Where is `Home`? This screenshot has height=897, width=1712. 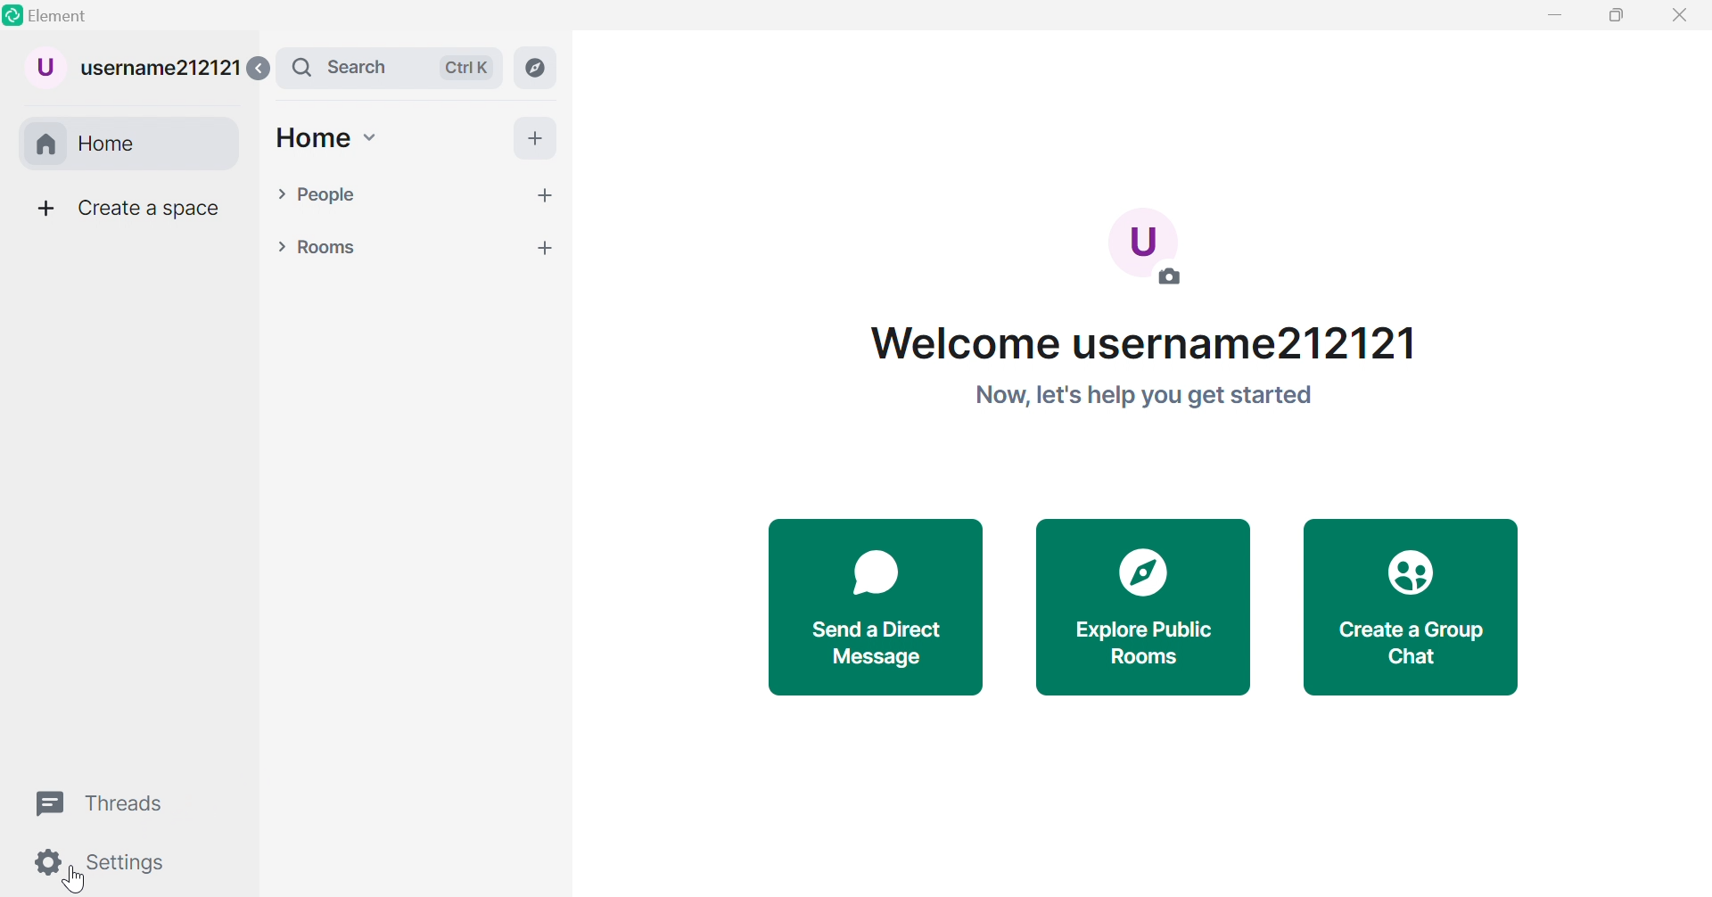
Home is located at coordinates (135, 144).